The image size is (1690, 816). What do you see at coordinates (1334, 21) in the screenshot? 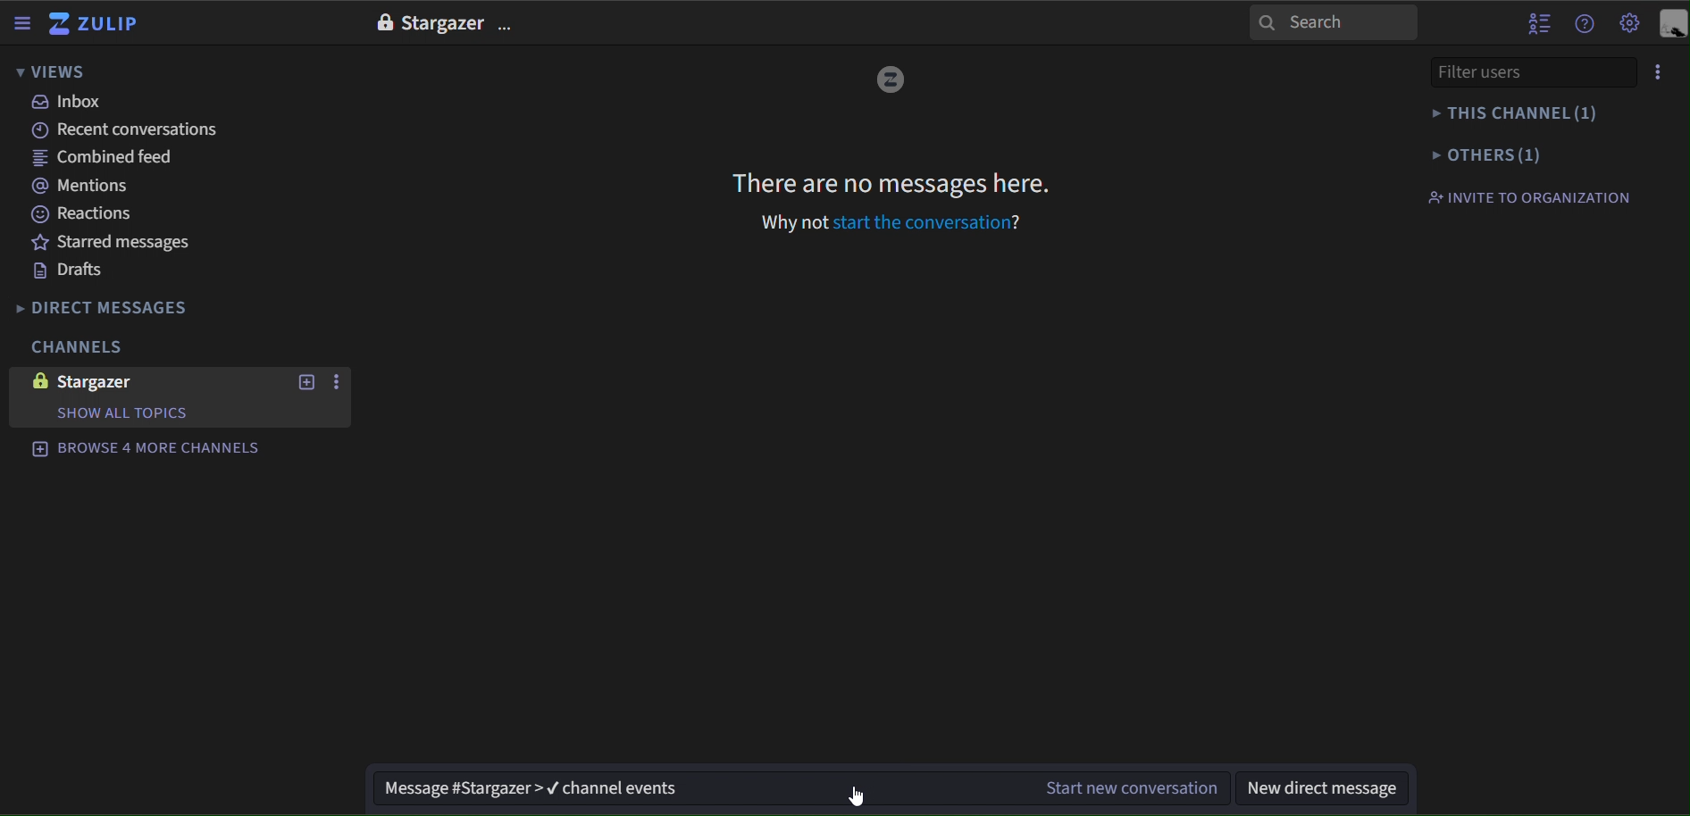
I see `search` at bounding box center [1334, 21].